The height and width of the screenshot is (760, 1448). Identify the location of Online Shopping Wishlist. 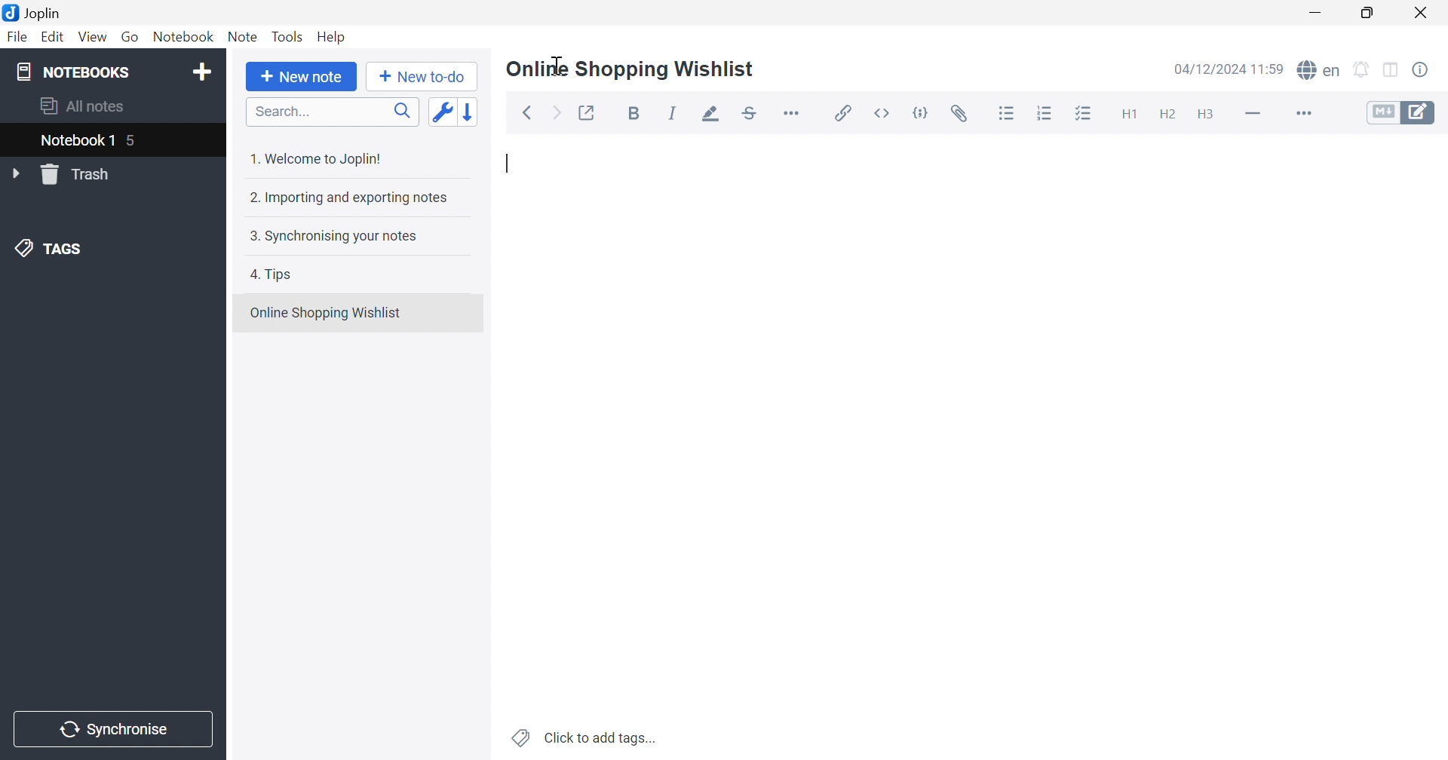
(327, 313).